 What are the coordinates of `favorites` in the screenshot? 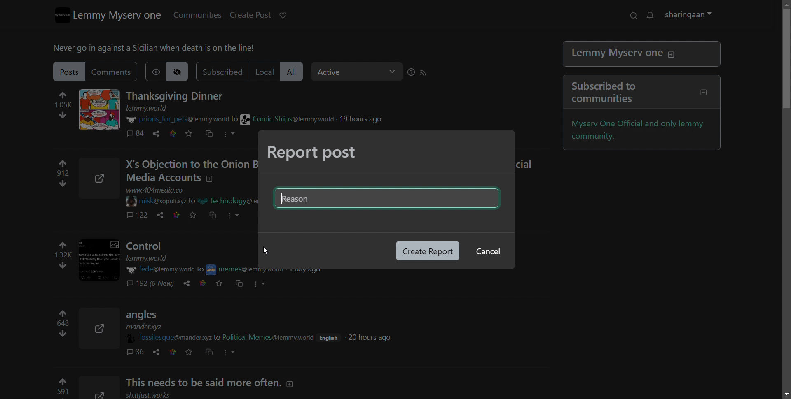 It's located at (222, 283).